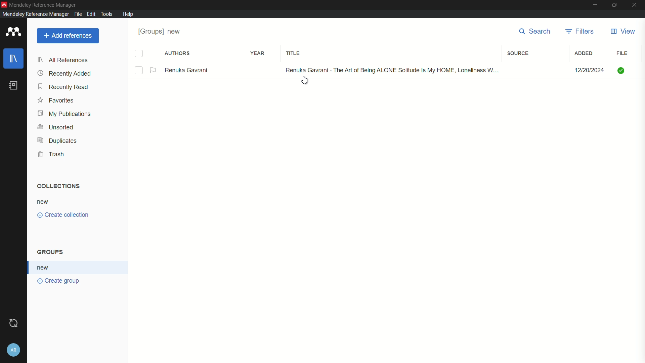  I want to click on unsorted, so click(57, 127).